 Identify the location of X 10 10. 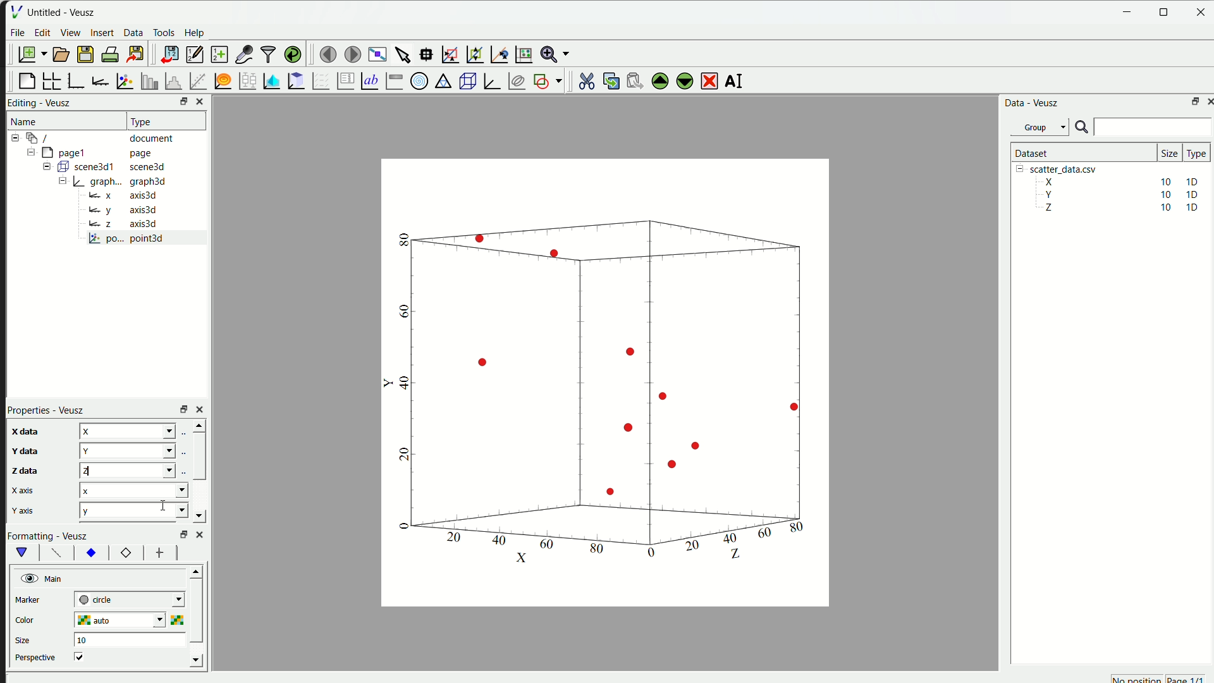
(1117, 181).